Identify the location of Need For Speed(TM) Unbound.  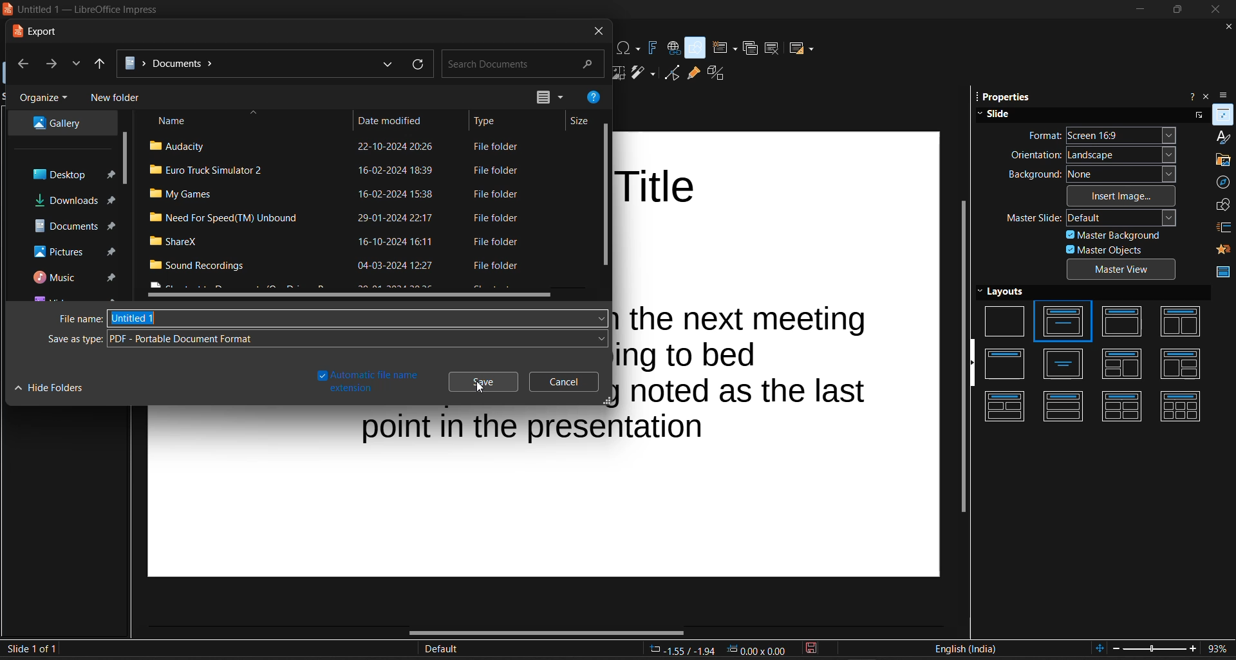
(230, 218).